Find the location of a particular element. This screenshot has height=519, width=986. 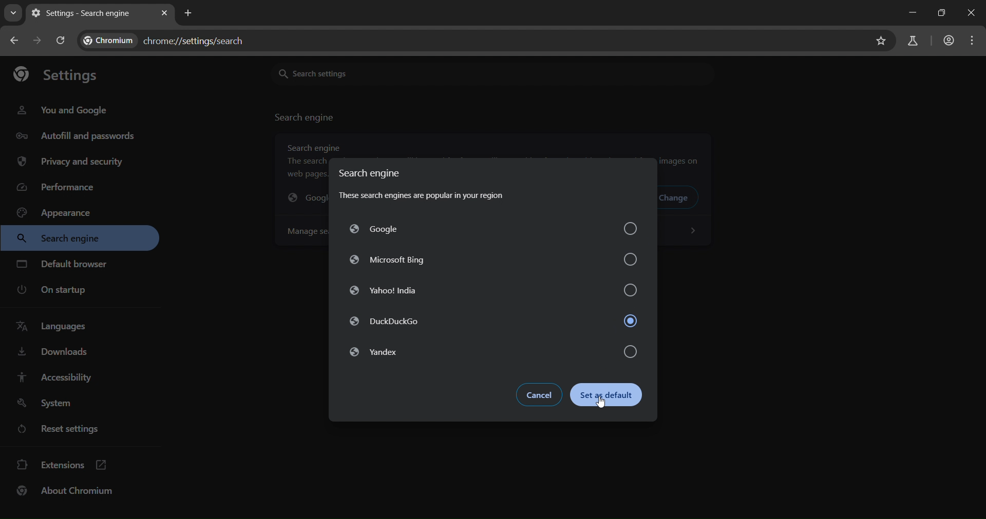

system is located at coordinates (51, 403).